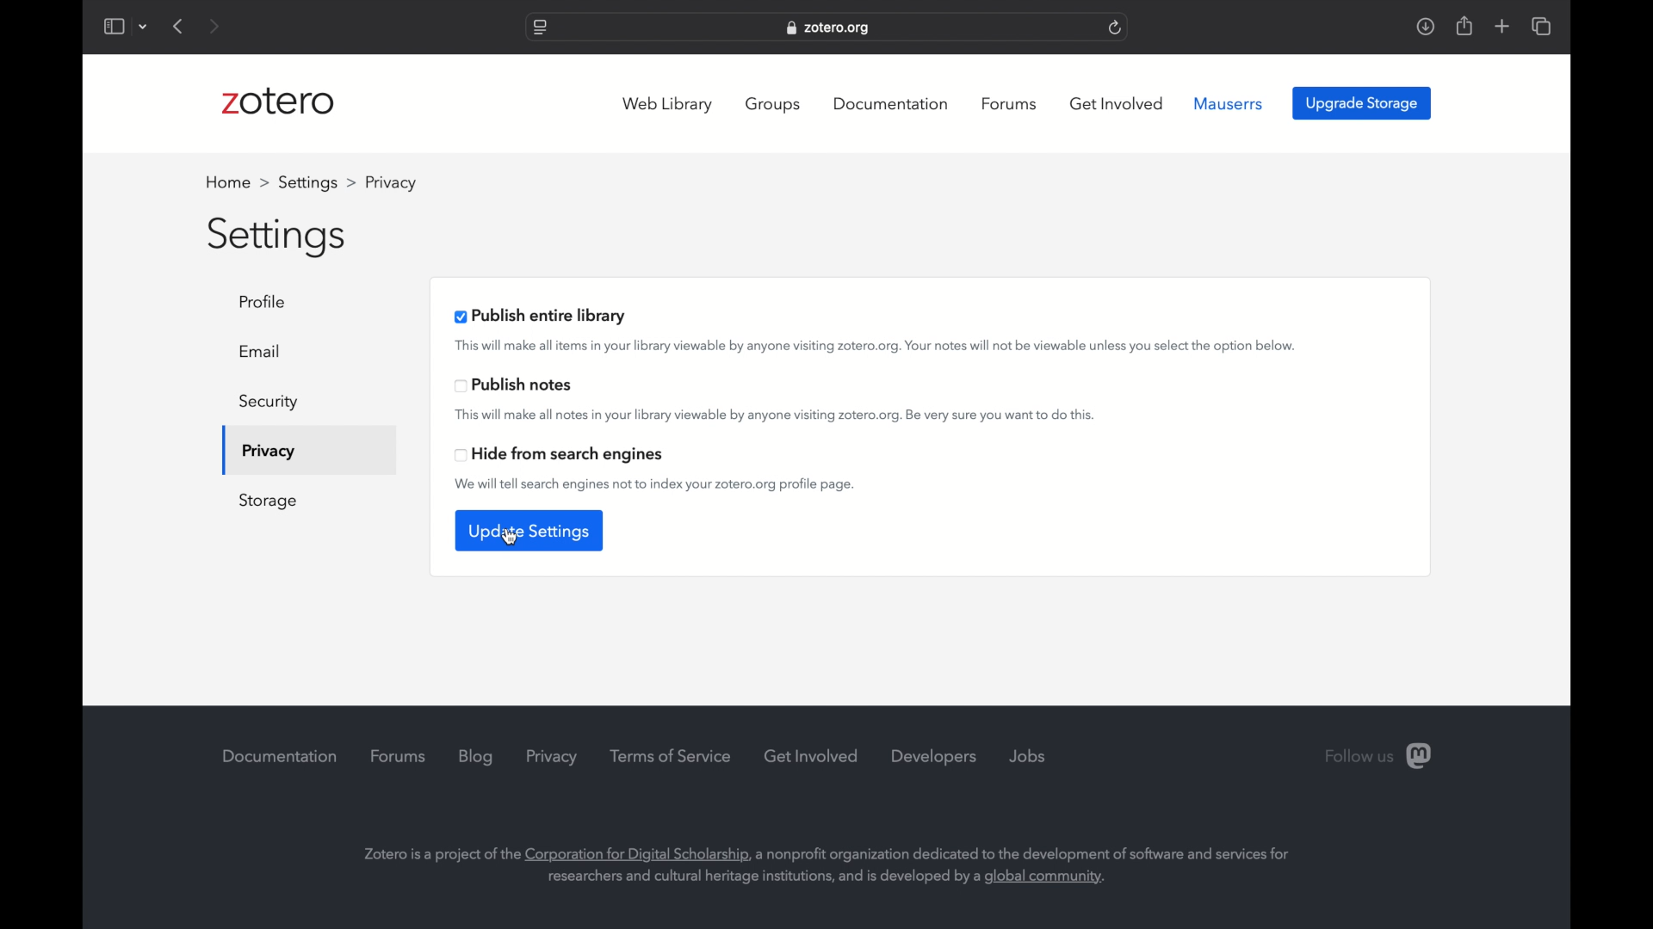 This screenshot has height=929, width=1653. I want to click on share, so click(1465, 25).